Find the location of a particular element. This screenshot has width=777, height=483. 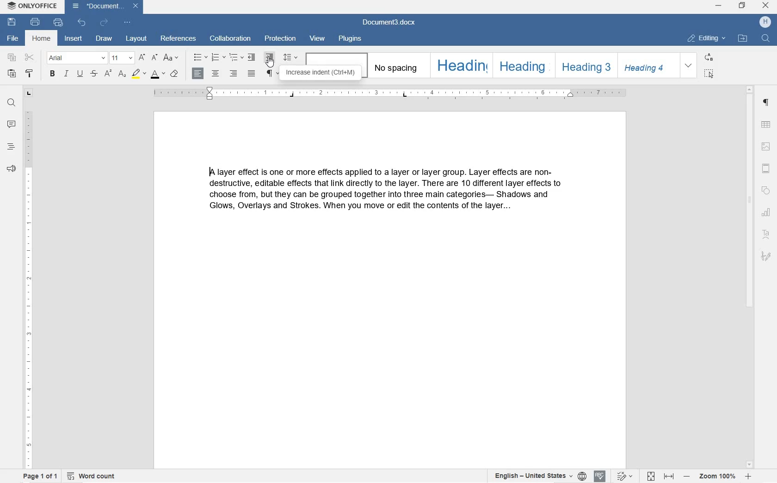

JUSTIFIED is located at coordinates (253, 74).